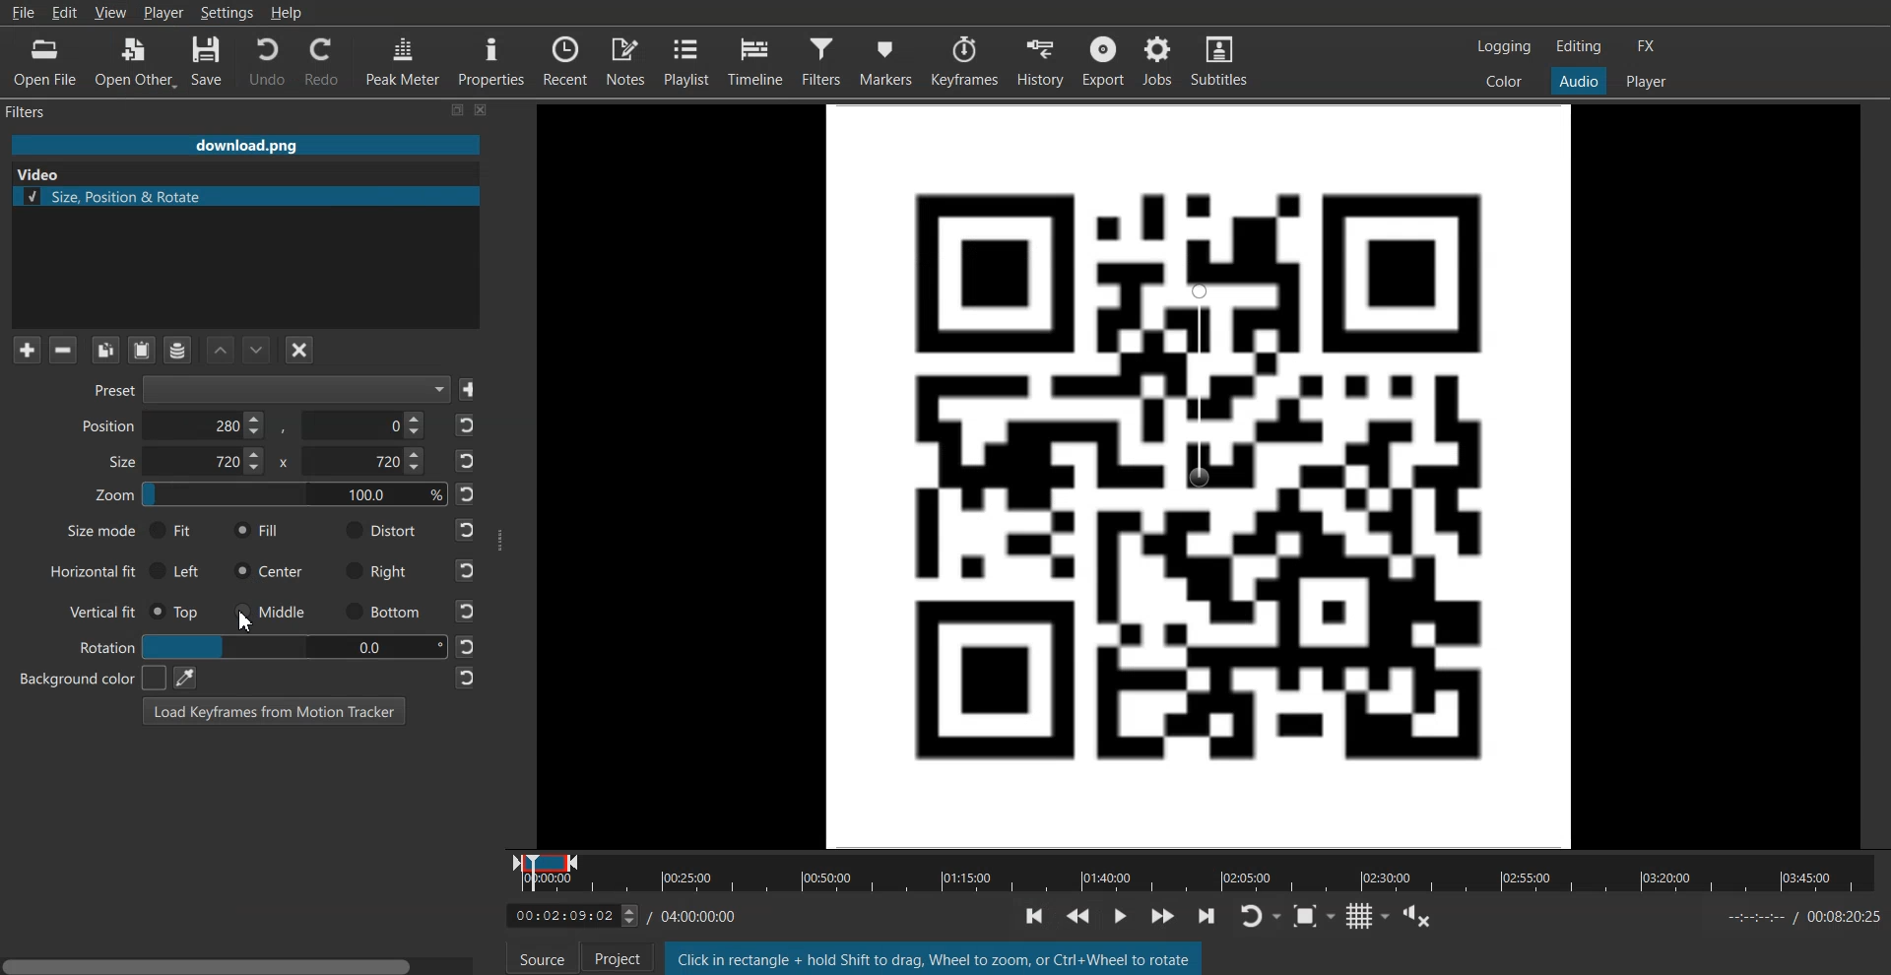  I want to click on Keyframes, so click(966, 60).